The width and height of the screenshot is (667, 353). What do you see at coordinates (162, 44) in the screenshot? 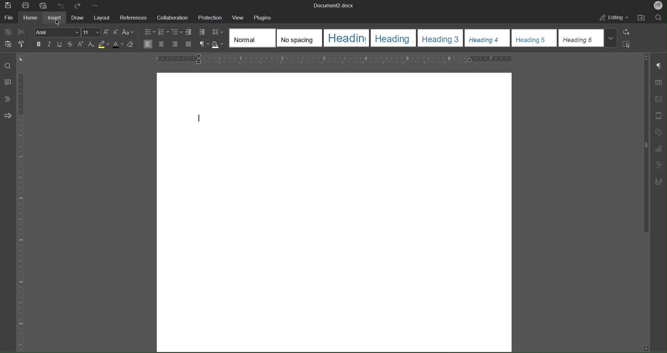
I see `Centre Align` at bounding box center [162, 44].